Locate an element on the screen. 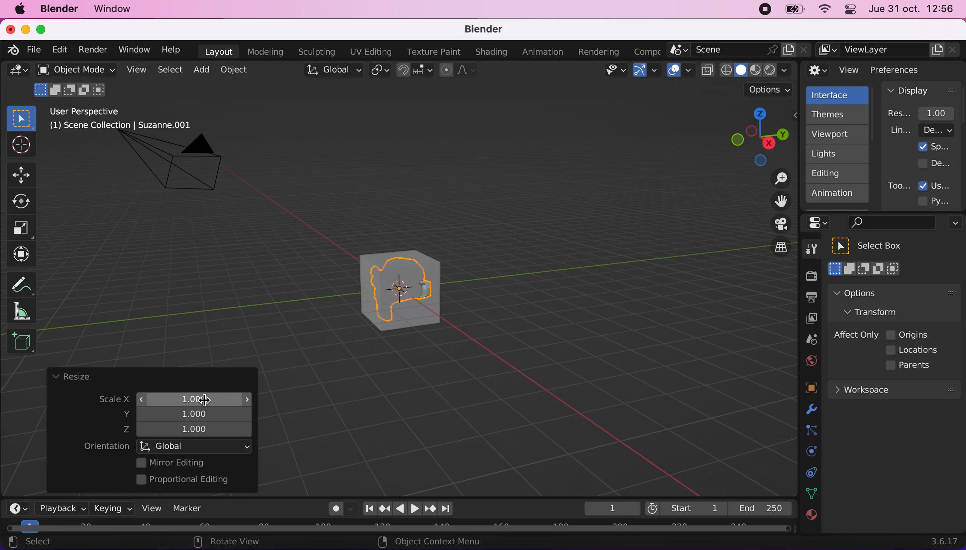 This screenshot has width=966, height=550. editor type is located at coordinates (15, 502).